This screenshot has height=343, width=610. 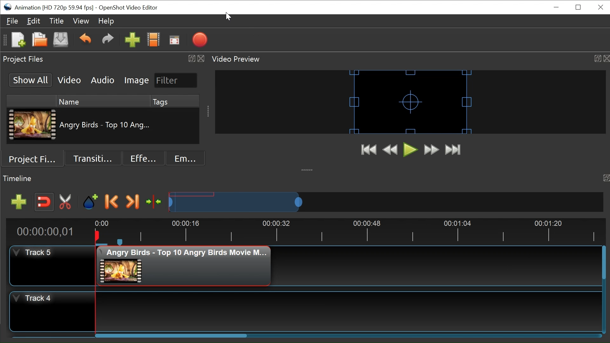 I want to click on Preview, so click(x=391, y=151).